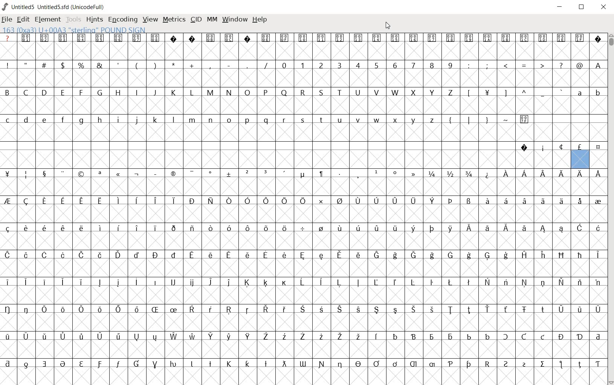 The height and width of the screenshot is (385, 614). I want to click on Symbol, so click(358, 228).